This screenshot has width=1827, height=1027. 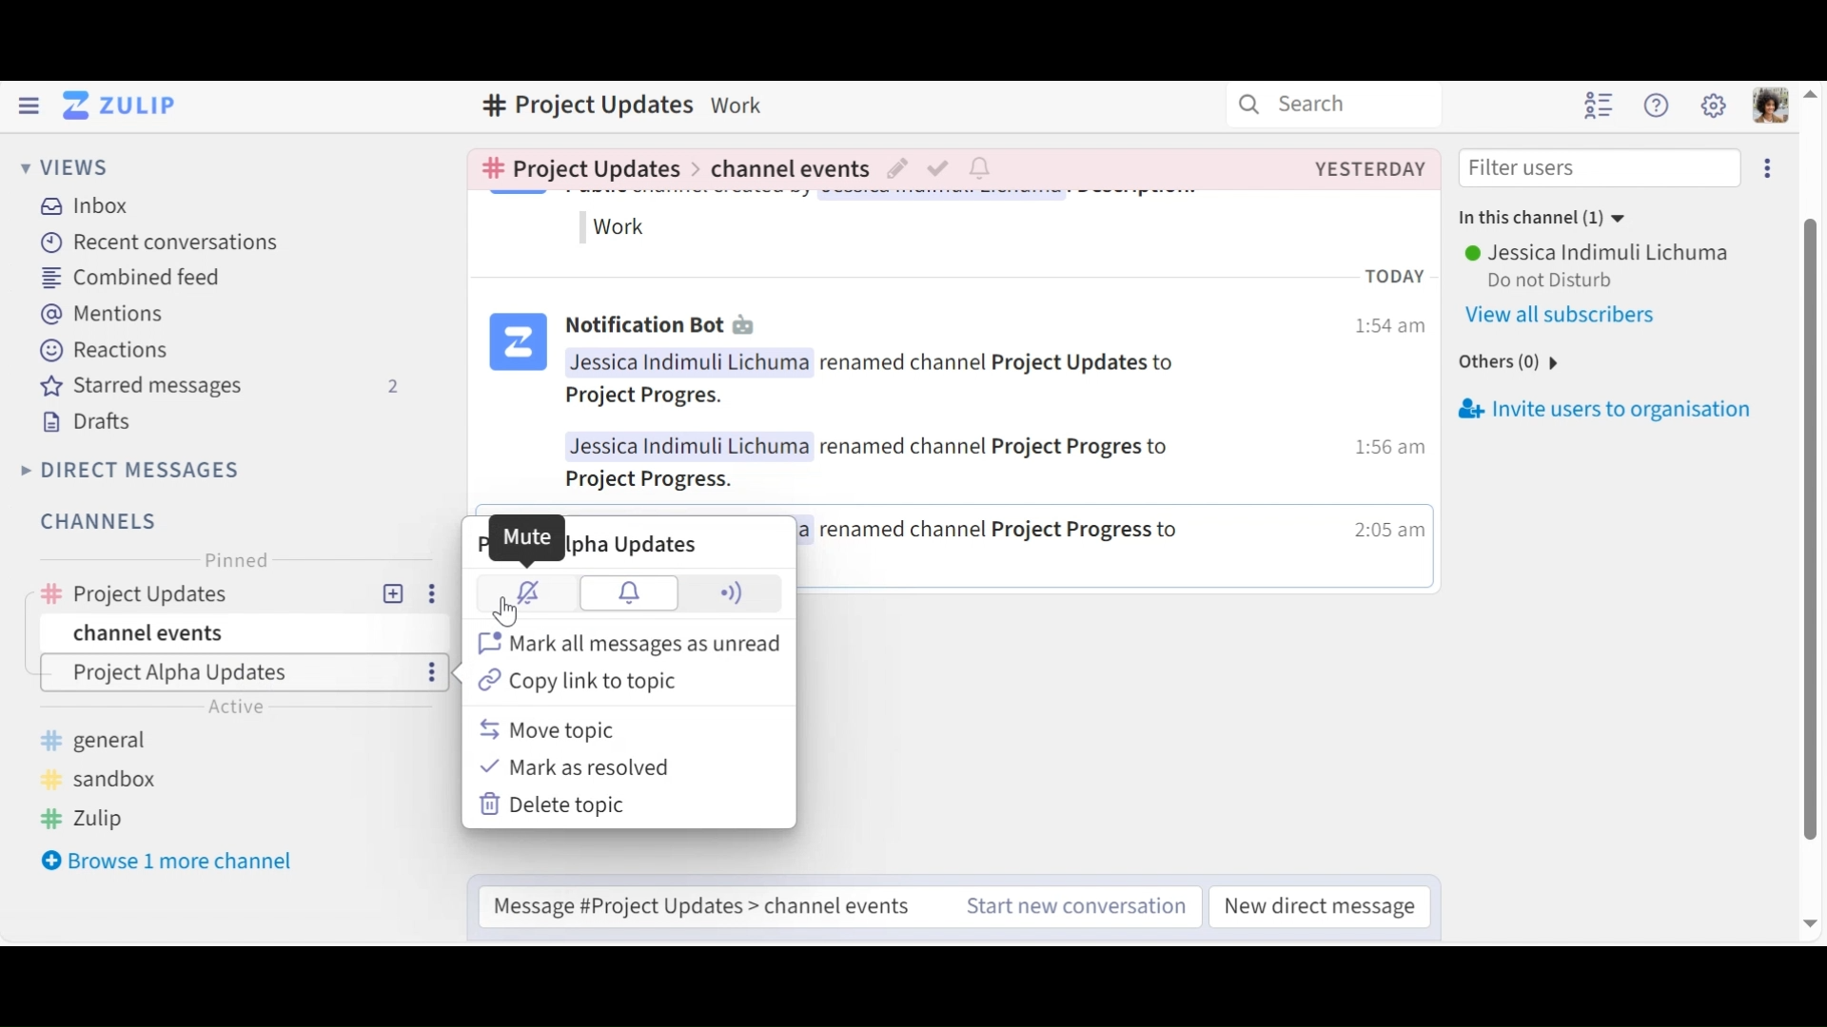 What do you see at coordinates (102, 779) in the screenshot?
I see `sandbox` at bounding box center [102, 779].